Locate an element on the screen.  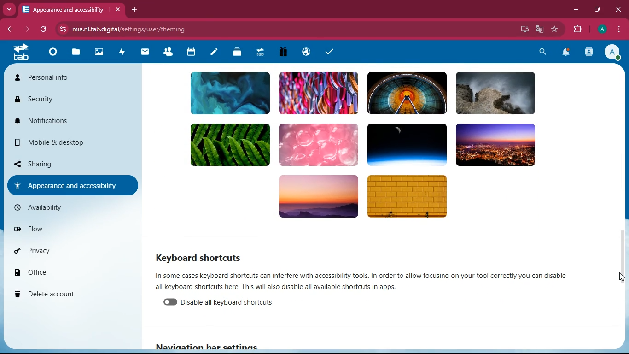
menu is located at coordinates (617, 29).